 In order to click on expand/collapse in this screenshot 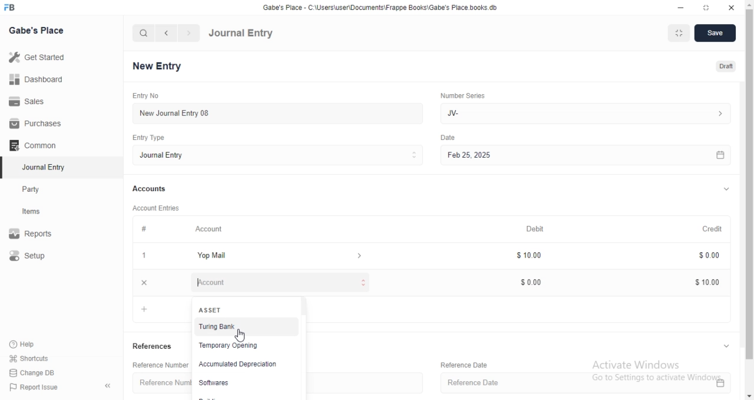, I will do `click(726, 347)`.